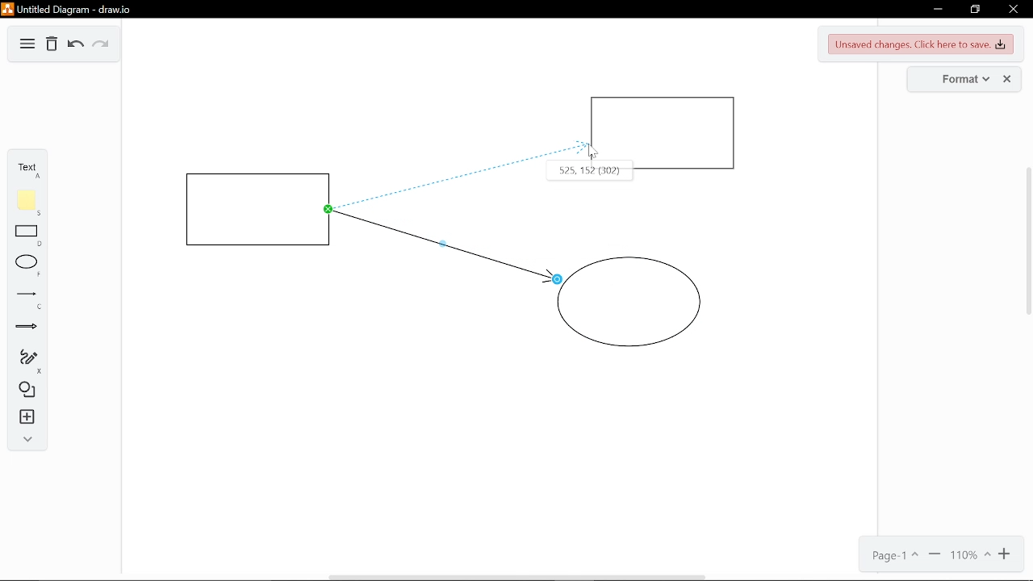  I want to click on Shapes, so click(24, 391).